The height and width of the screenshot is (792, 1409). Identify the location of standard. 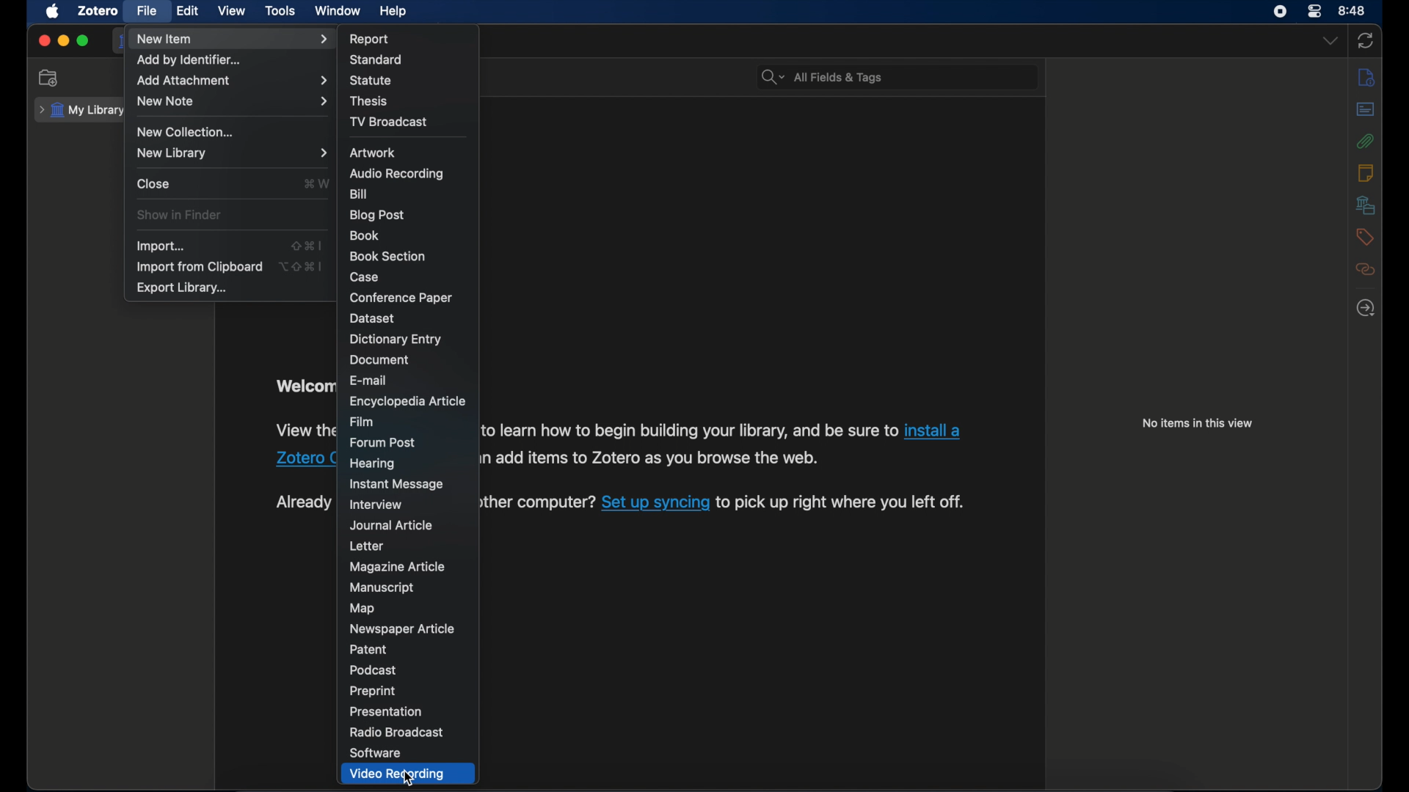
(377, 59).